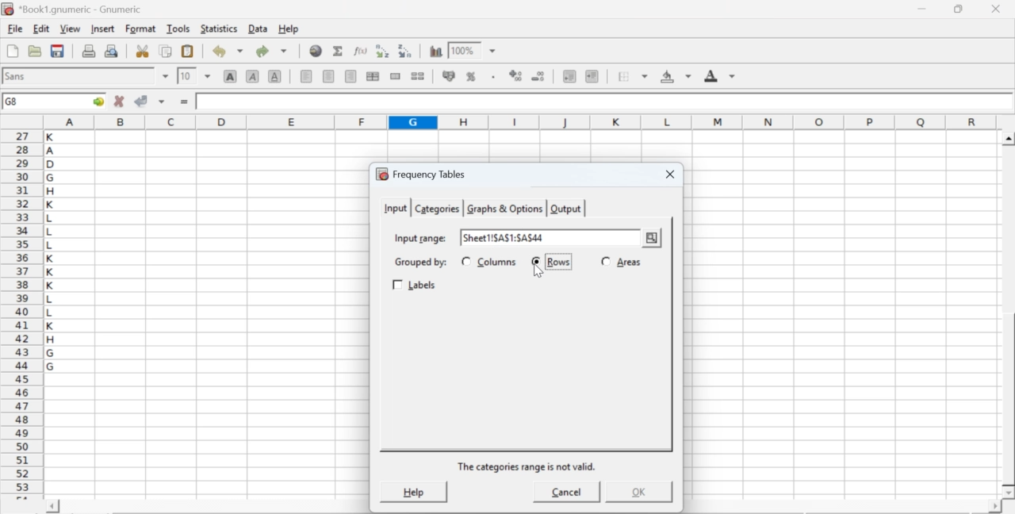 This screenshot has width=1015, height=514. Describe the element at coordinates (186, 102) in the screenshot. I see `enter formula` at that location.